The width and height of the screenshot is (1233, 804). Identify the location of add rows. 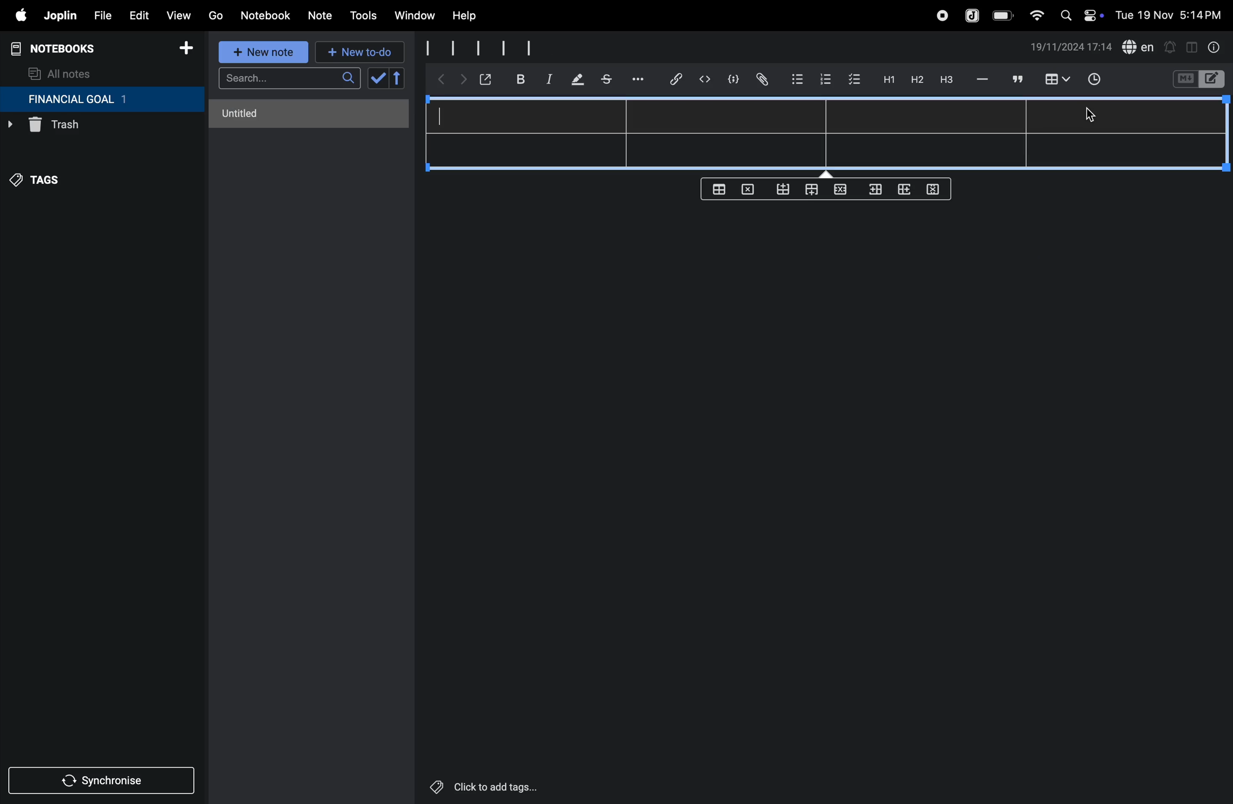
(902, 192).